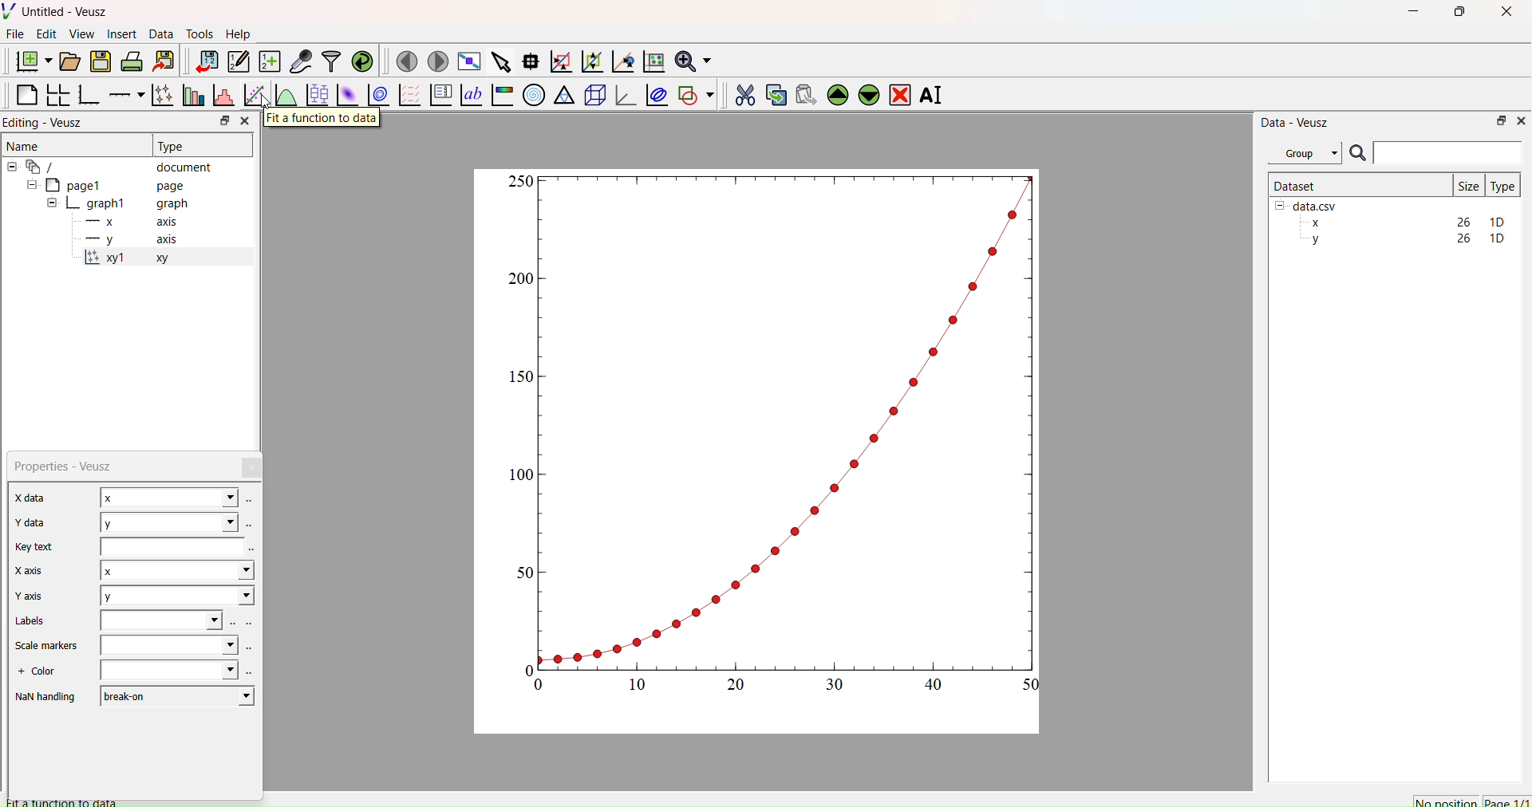 Image resolution: width=1532 pixels, height=807 pixels. Describe the element at coordinates (177, 570) in the screenshot. I see `x ` at that location.